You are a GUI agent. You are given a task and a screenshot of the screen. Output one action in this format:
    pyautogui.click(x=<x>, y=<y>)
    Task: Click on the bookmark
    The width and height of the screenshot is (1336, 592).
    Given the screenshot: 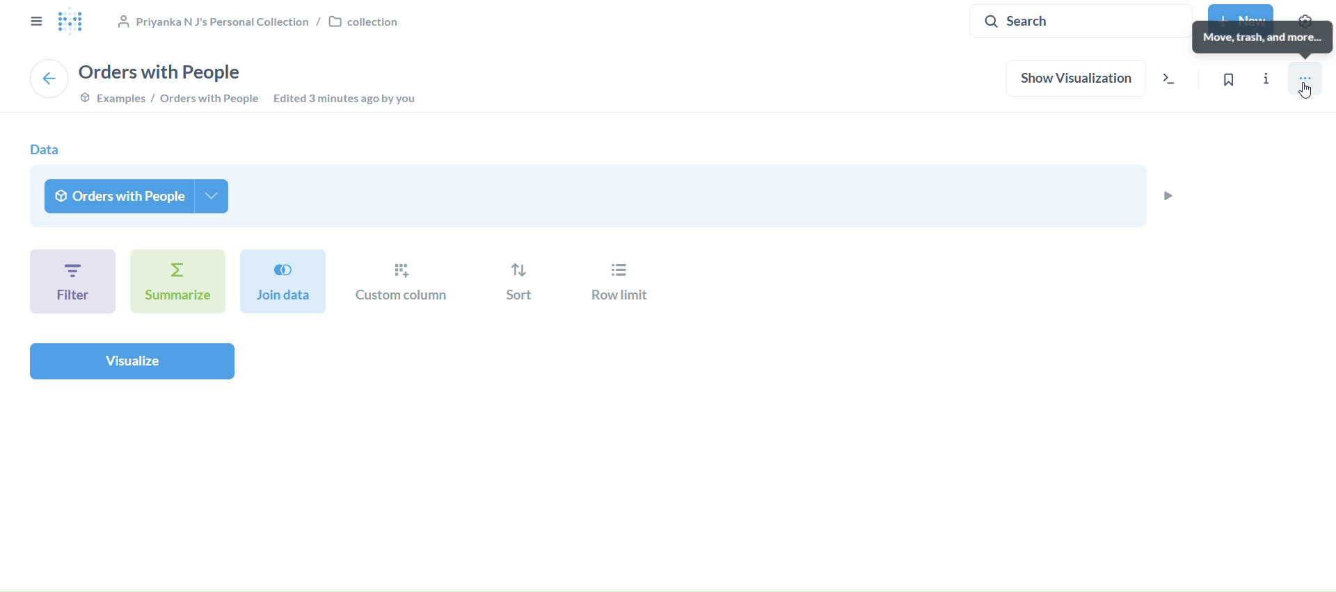 What is the action you would take?
    pyautogui.click(x=1226, y=77)
    